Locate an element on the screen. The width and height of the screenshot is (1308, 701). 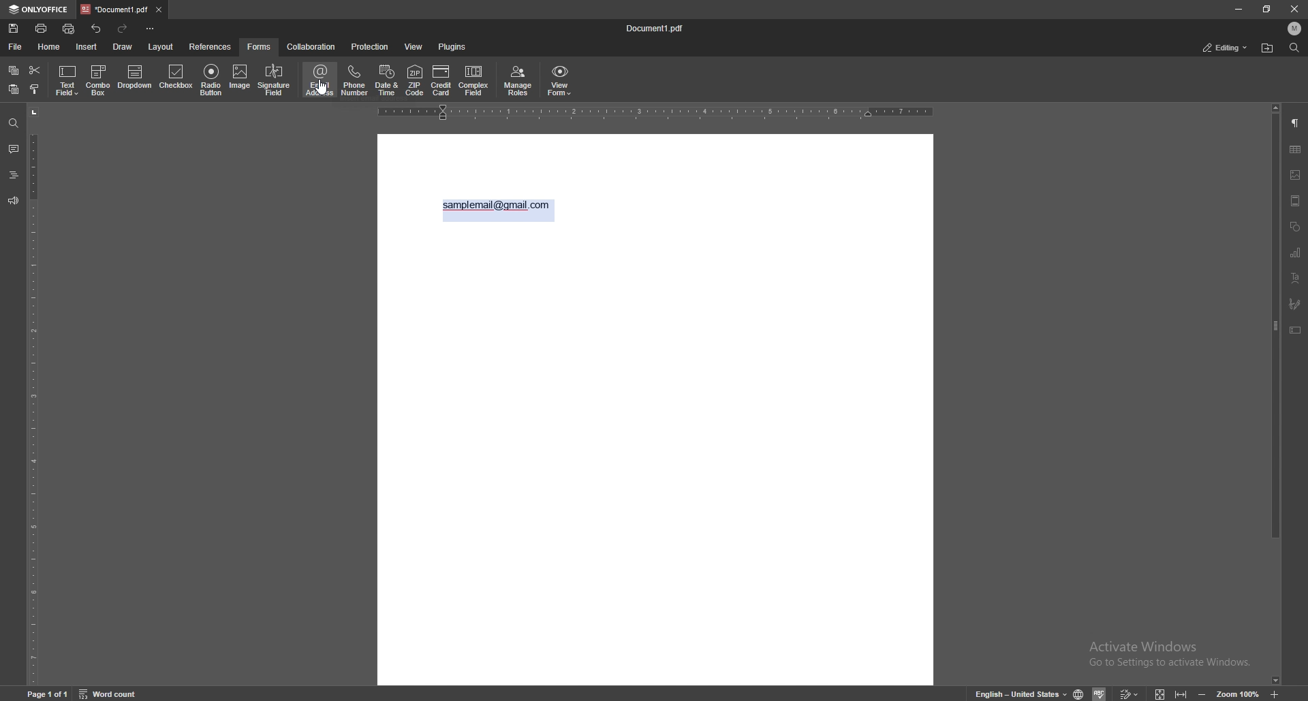
undo is located at coordinates (97, 29).